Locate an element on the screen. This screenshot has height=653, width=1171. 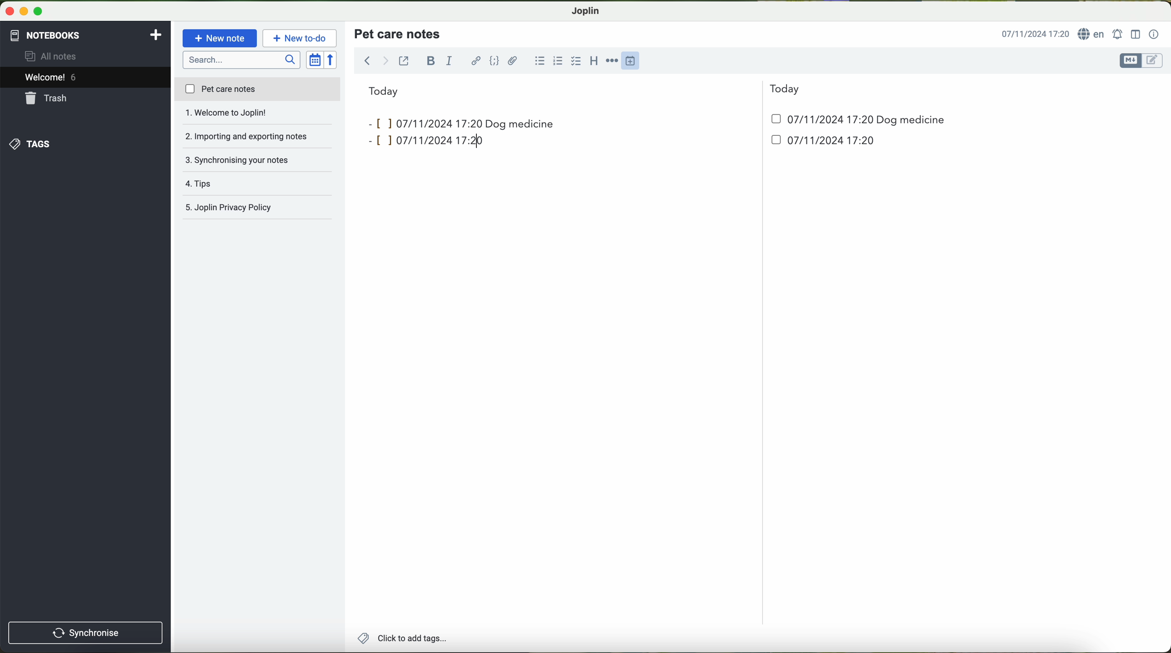
Joplin is located at coordinates (586, 10).